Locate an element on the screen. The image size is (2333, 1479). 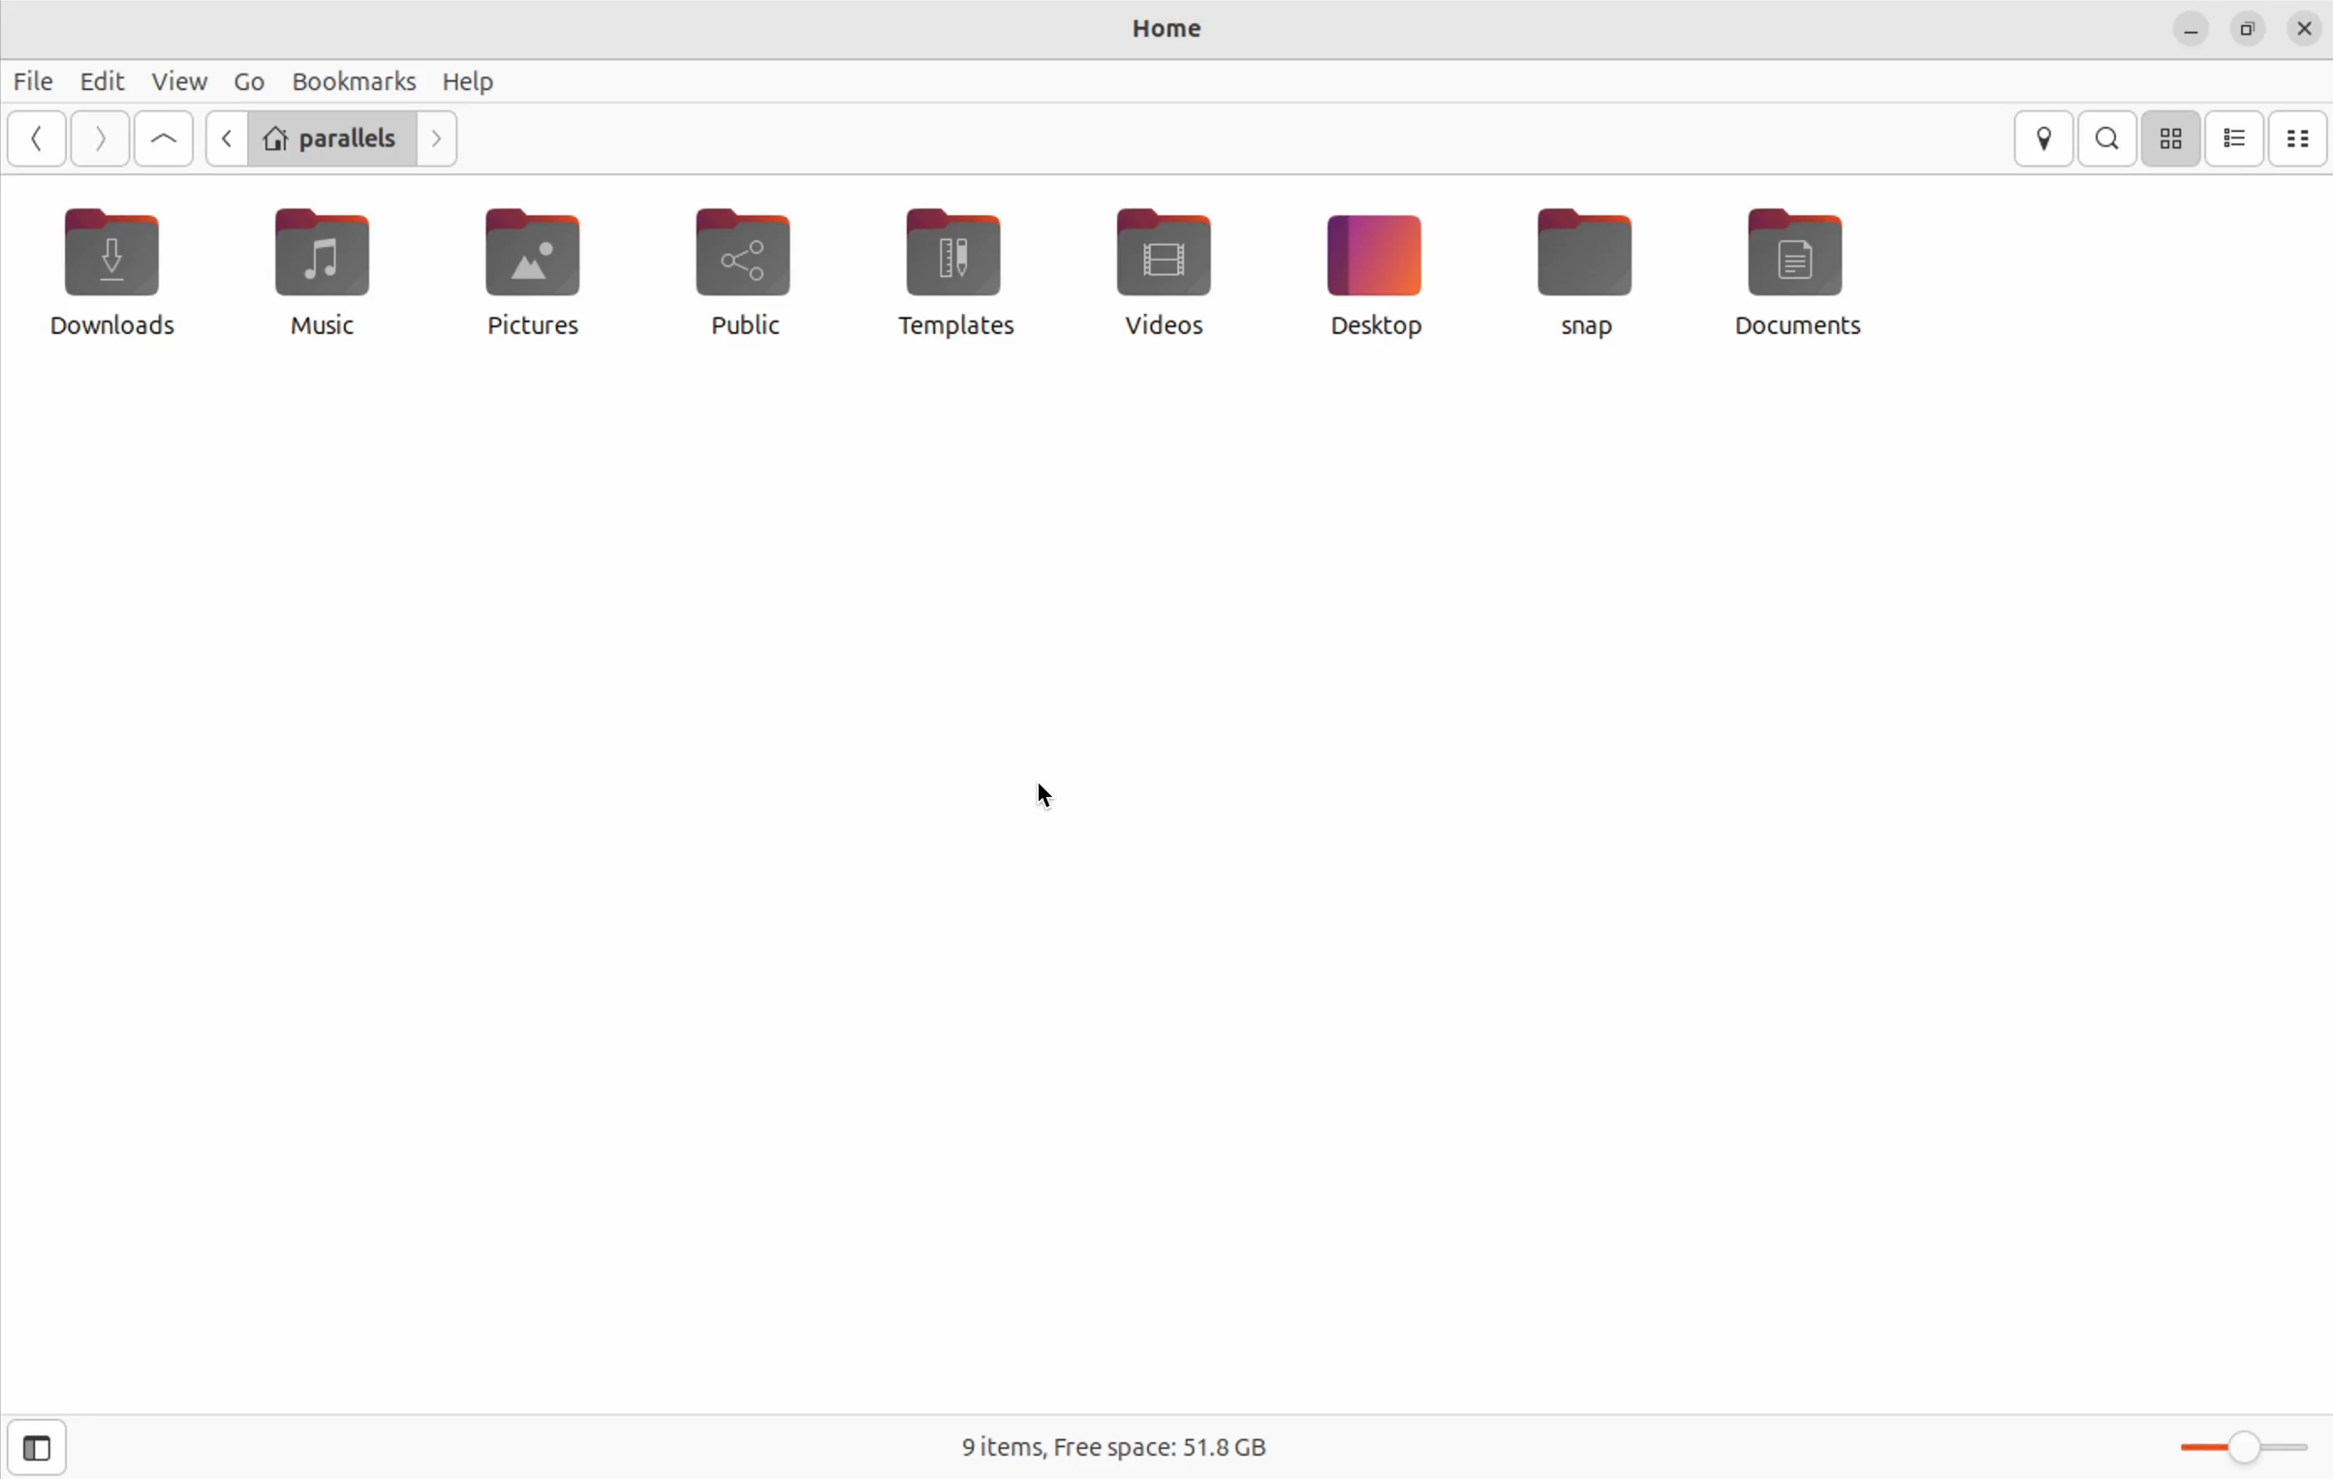
downloads is located at coordinates (112, 272).